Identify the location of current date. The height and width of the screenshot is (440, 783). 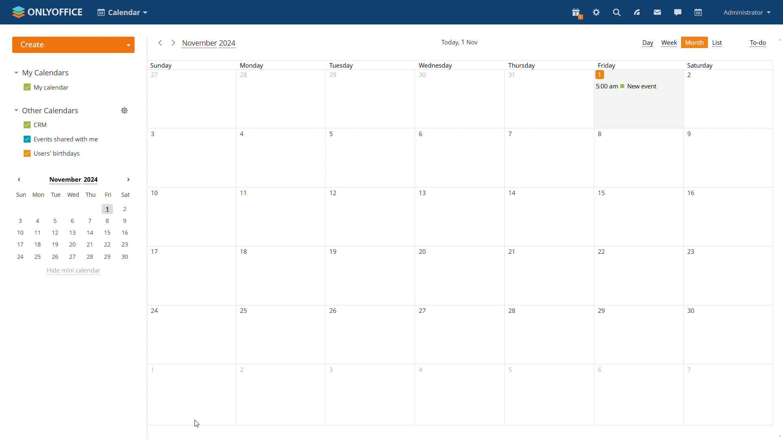
(461, 42).